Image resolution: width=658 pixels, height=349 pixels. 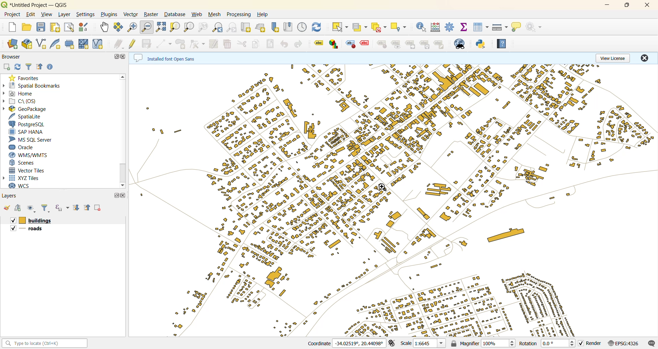 What do you see at coordinates (359, 27) in the screenshot?
I see `select value` at bounding box center [359, 27].